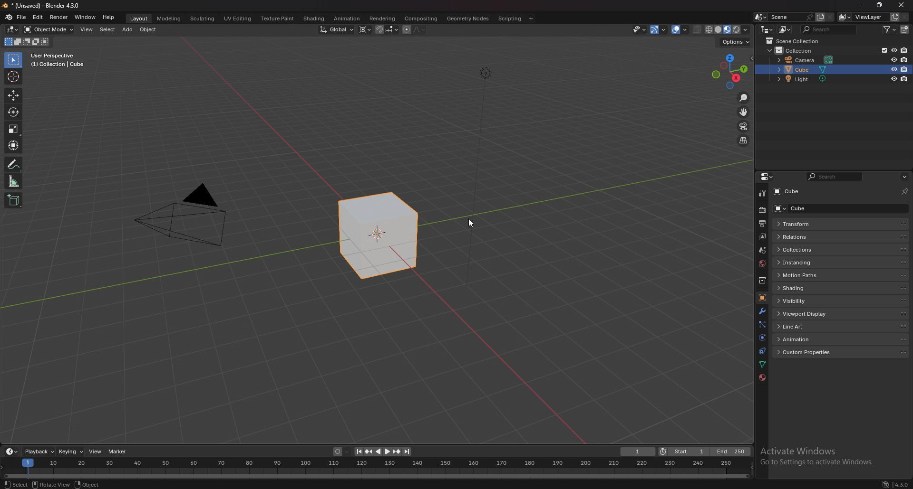 The image size is (913, 489). I want to click on select, so click(107, 29).